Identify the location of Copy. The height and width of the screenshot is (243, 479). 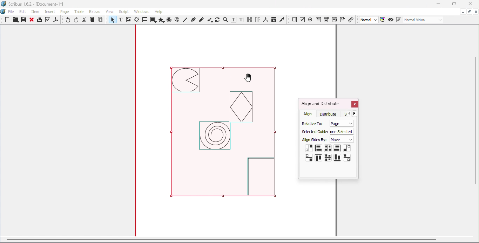
(92, 20).